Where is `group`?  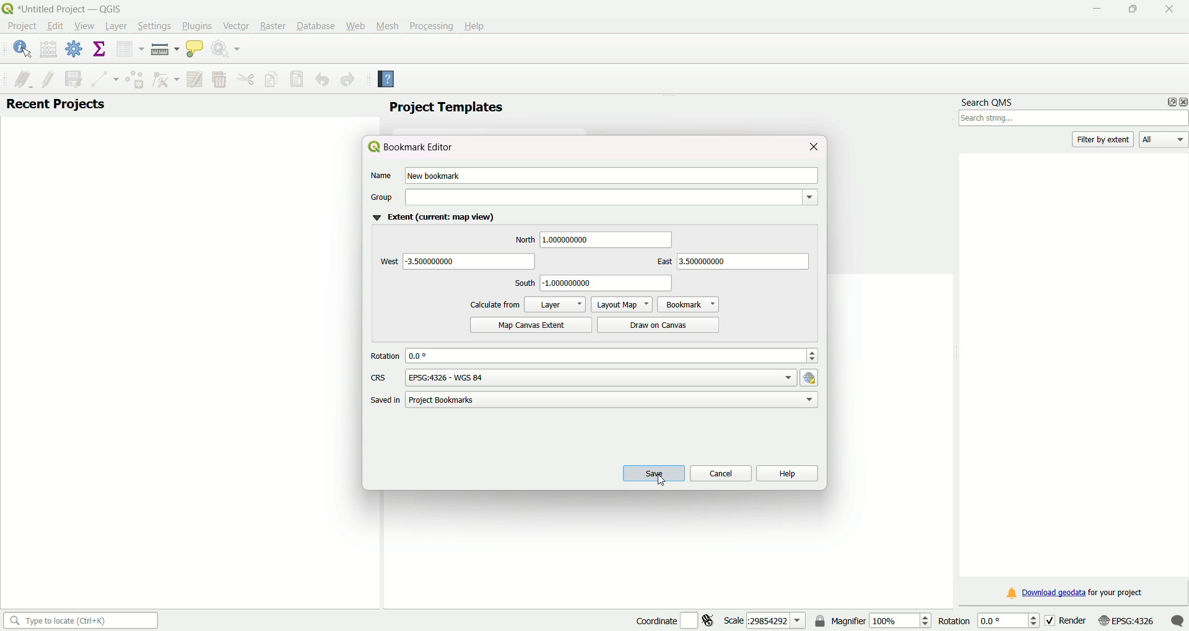 group is located at coordinates (383, 197).